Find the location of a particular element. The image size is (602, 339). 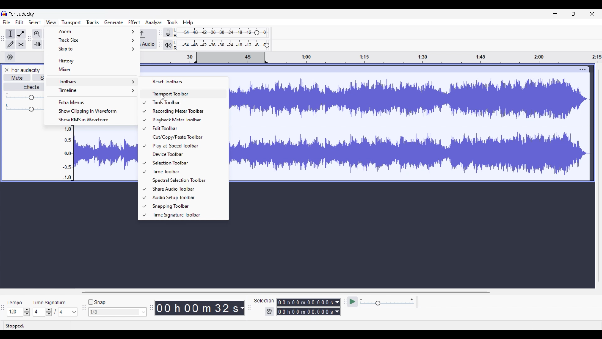

Snap toggle is located at coordinates (97, 302).